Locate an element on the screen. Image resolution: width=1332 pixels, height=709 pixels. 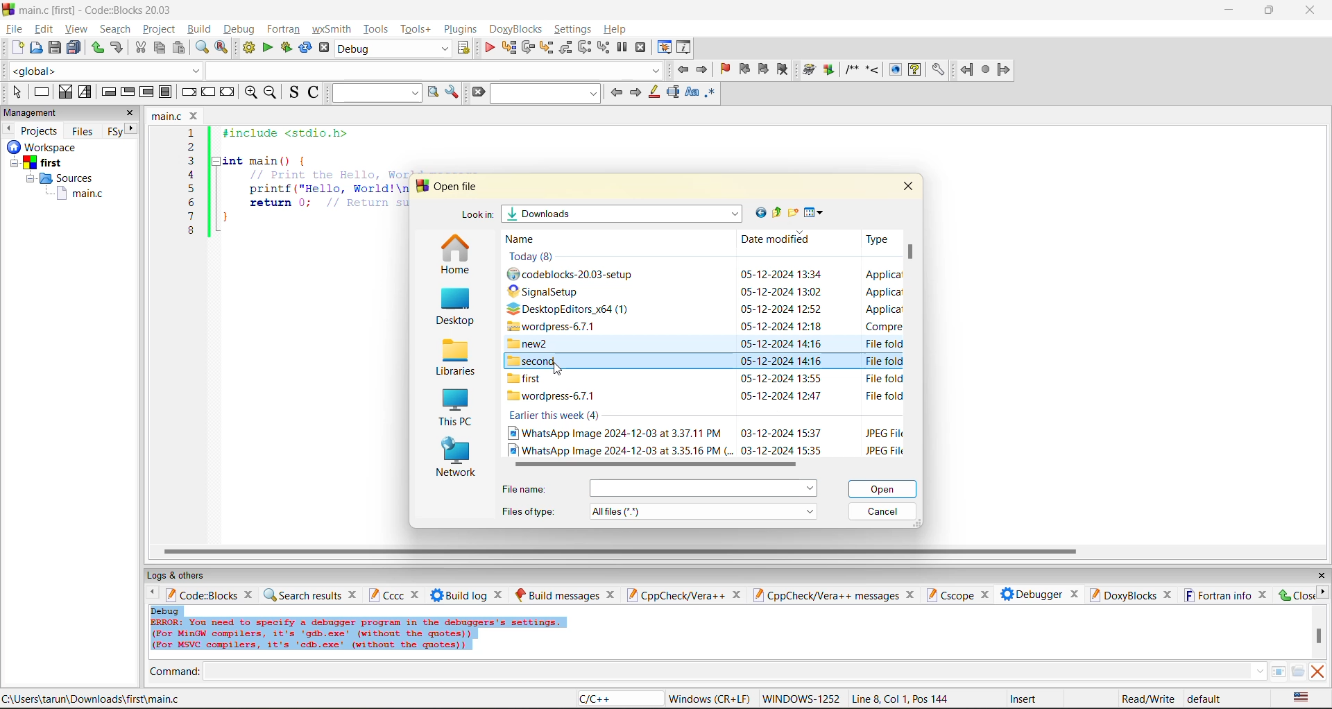
8 is located at coordinates (191, 231).